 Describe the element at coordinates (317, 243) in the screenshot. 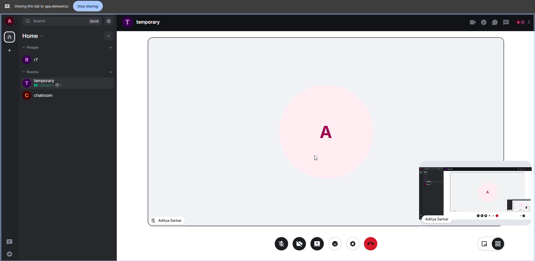

I see `stop sharing` at that location.